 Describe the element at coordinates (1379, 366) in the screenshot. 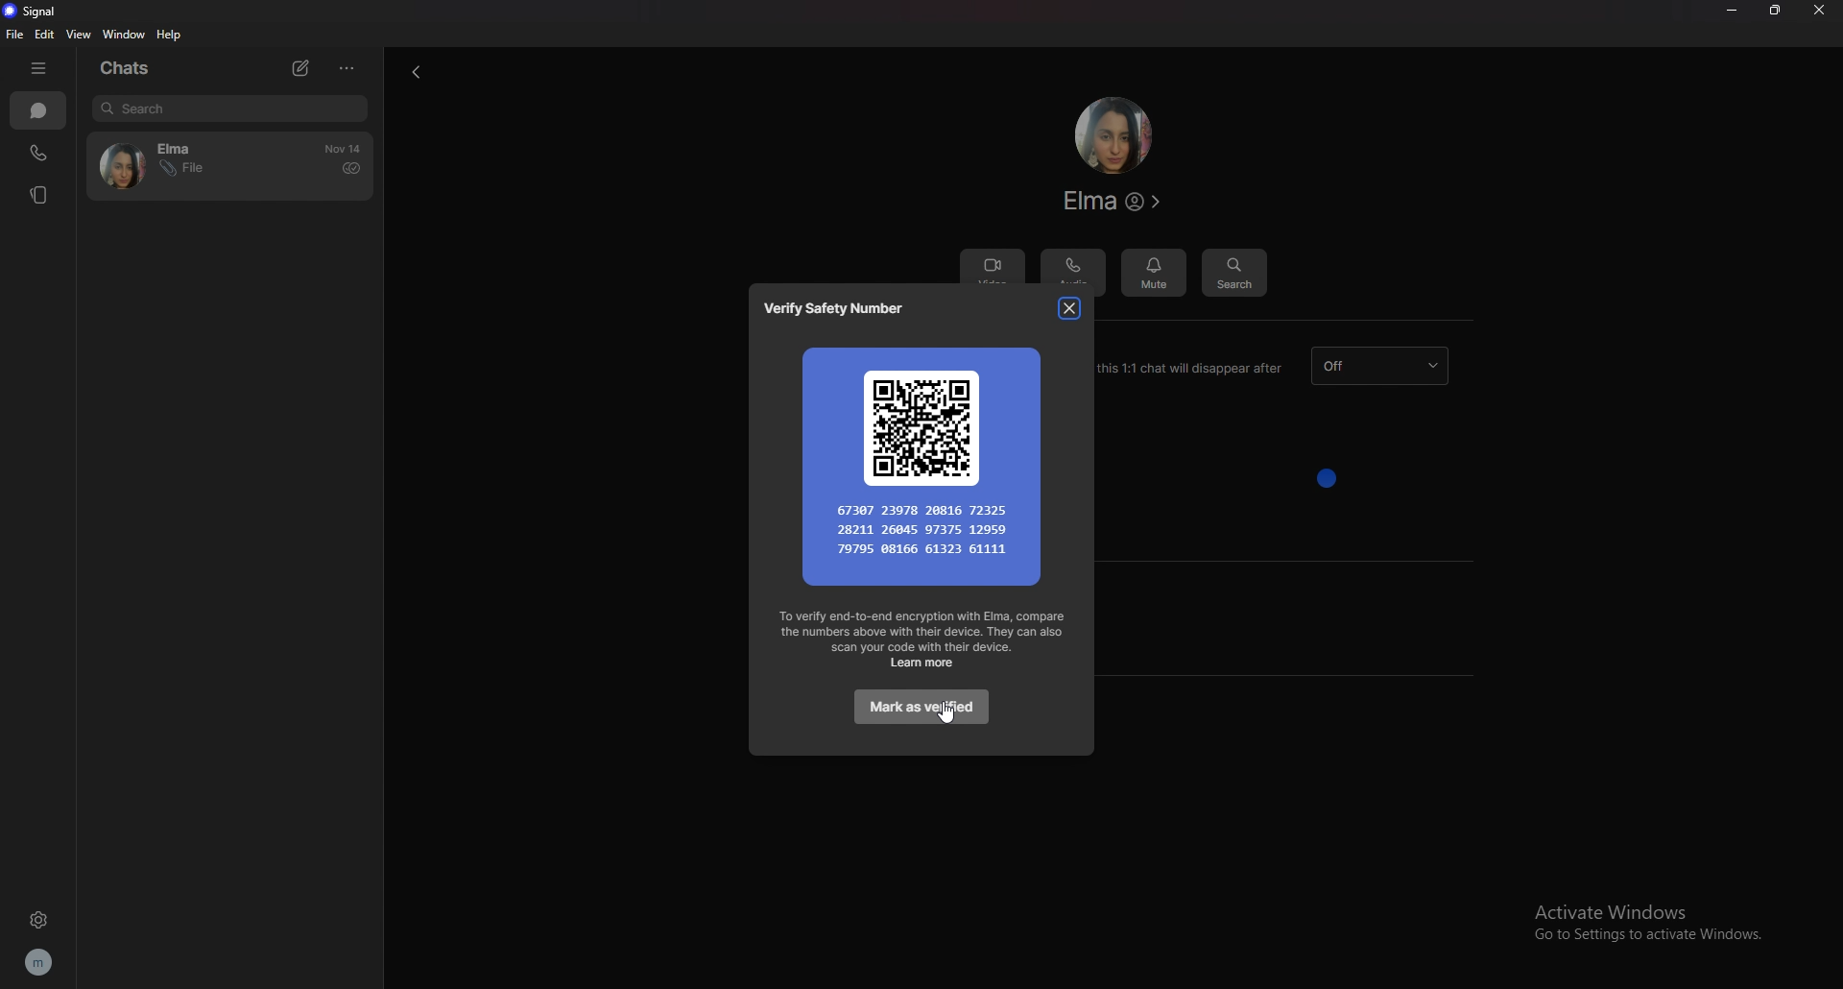

I see `dissapearing message` at that location.